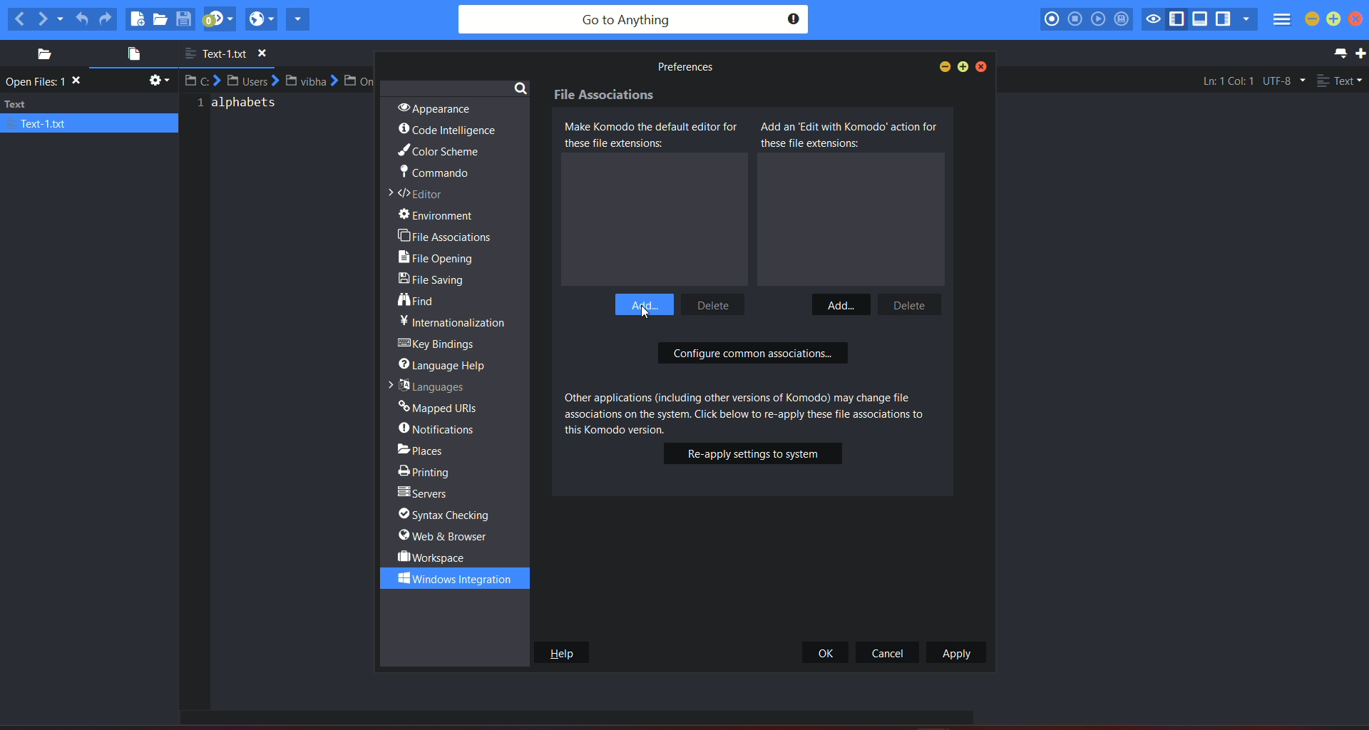  What do you see at coordinates (19, 19) in the screenshot?
I see `previous` at bounding box center [19, 19].